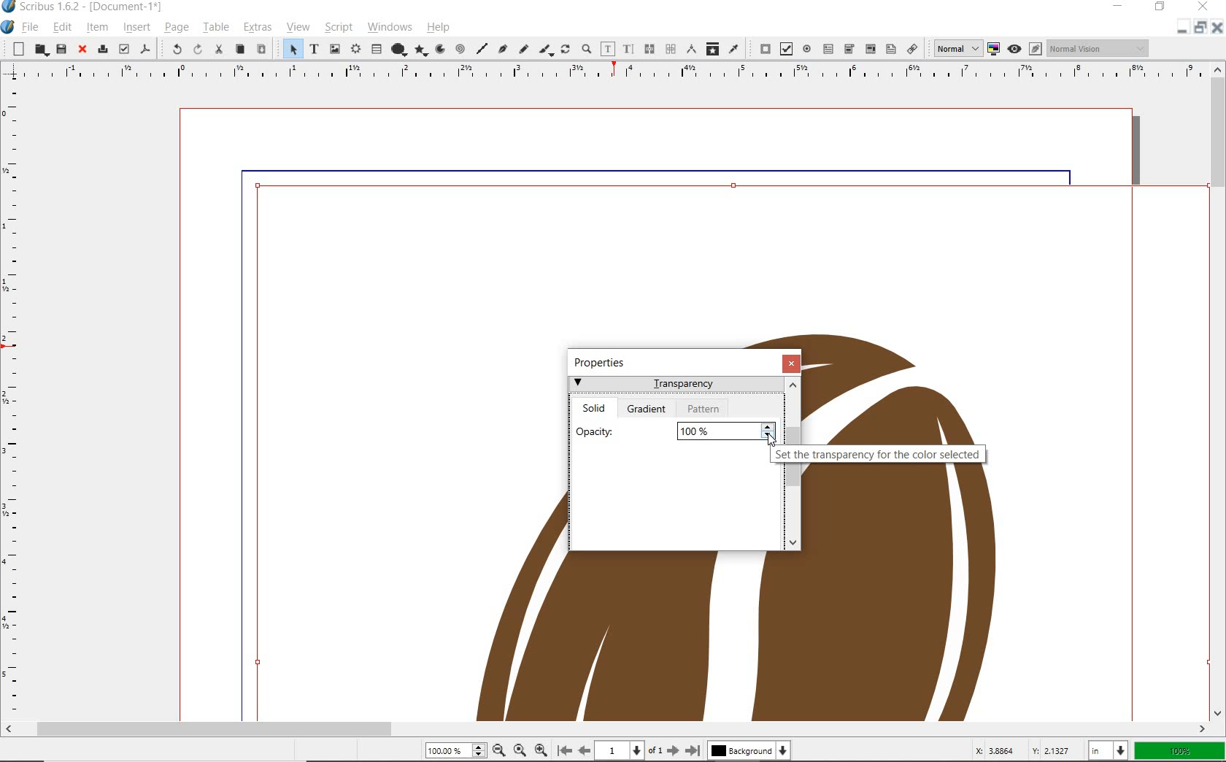  Describe the element at coordinates (334, 50) in the screenshot. I see `image frame` at that location.